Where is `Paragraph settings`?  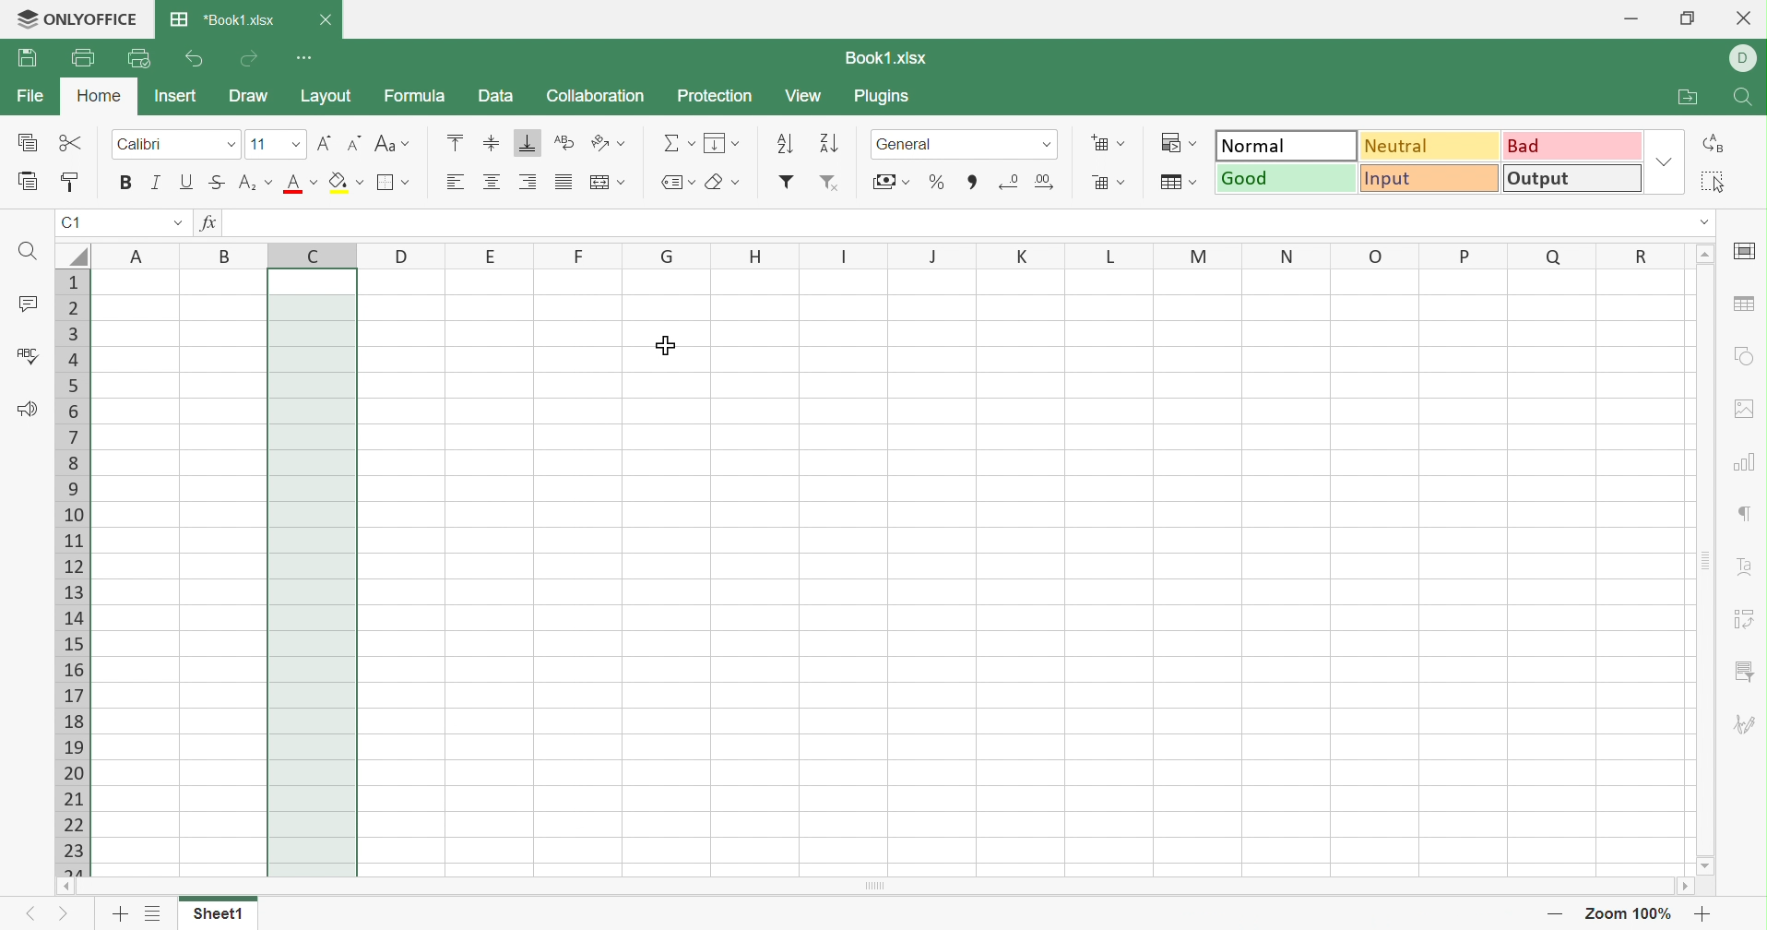
Paragraph settings is located at coordinates (1743, 514).